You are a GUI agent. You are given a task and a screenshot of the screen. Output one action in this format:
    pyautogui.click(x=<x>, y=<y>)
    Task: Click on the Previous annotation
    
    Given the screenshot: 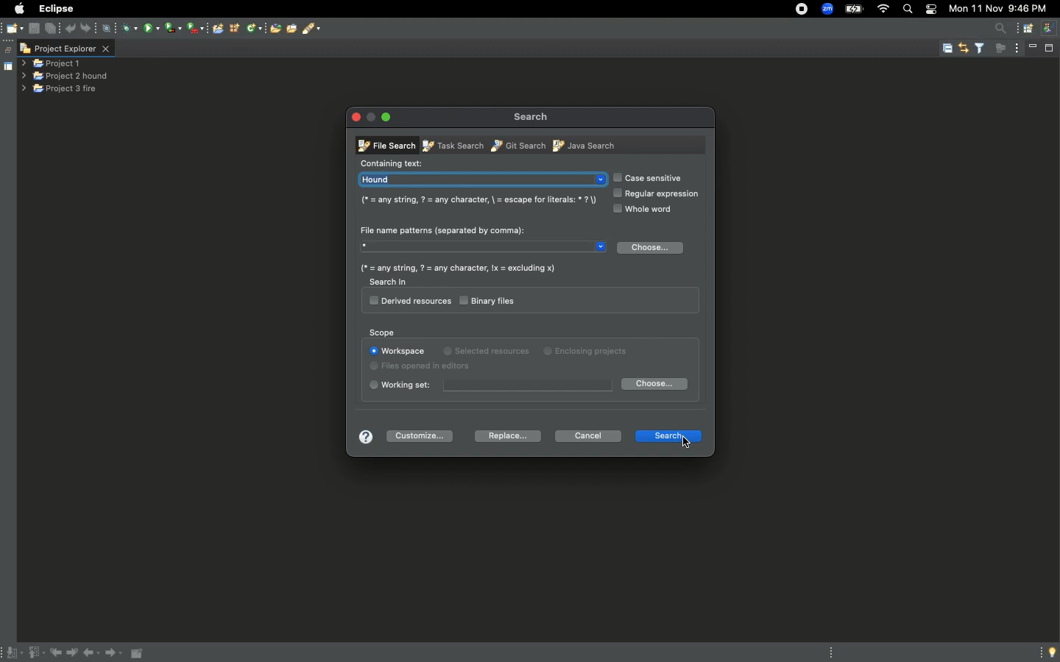 What is the action you would take?
    pyautogui.click(x=35, y=653)
    